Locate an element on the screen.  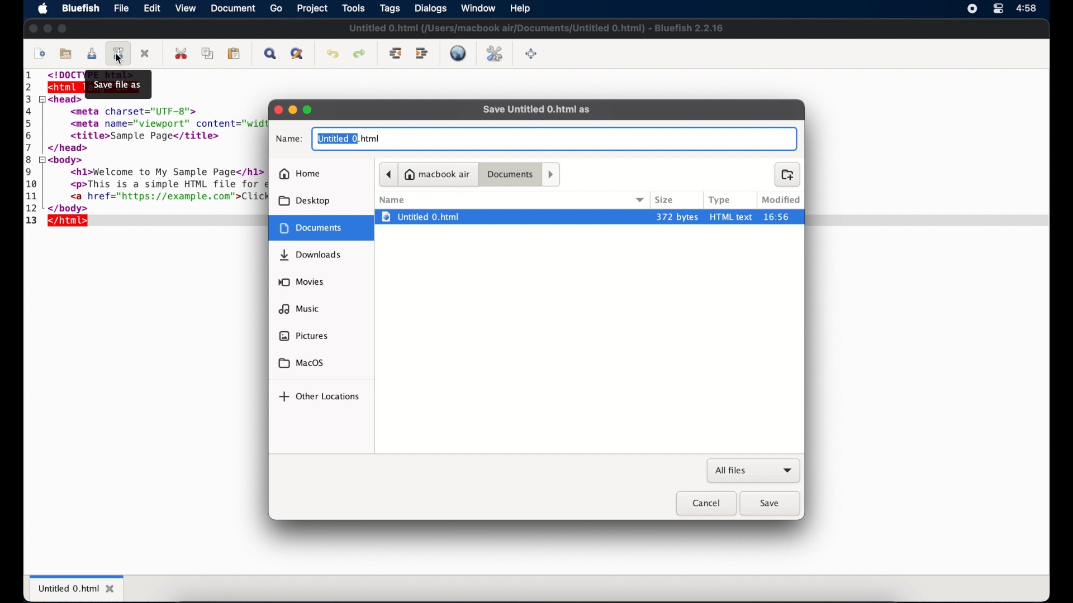
bluefish is located at coordinates (81, 8).